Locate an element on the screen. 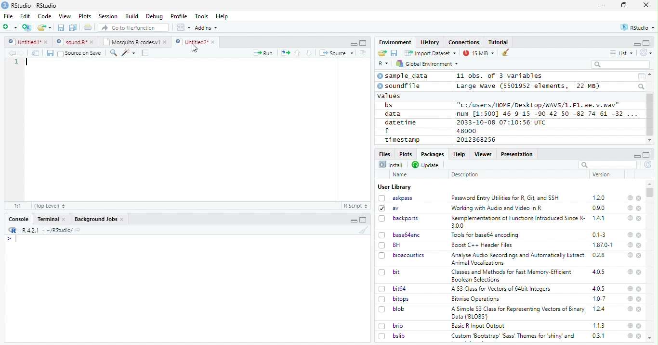  List is located at coordinates (622, 53).